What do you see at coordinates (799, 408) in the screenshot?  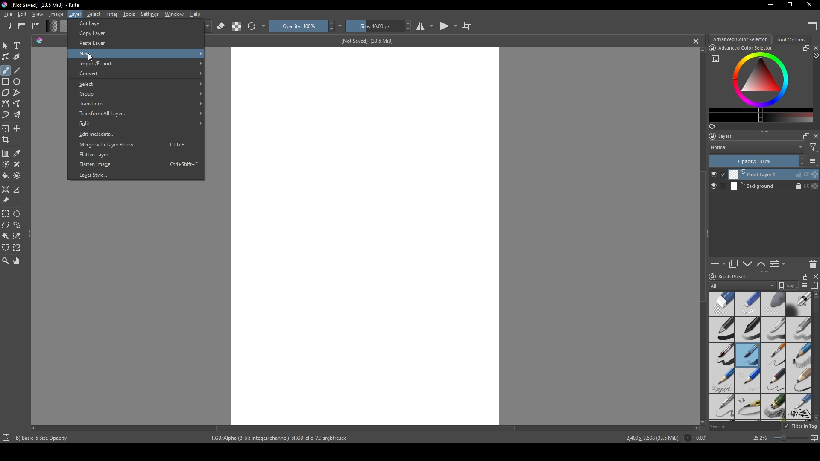 I see `calligraphy pen` at bounding box center [799, 408].